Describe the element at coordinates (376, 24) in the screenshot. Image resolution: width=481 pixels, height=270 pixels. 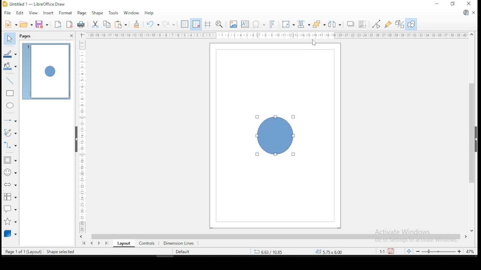
I see `toggle point edit mode` at that location.